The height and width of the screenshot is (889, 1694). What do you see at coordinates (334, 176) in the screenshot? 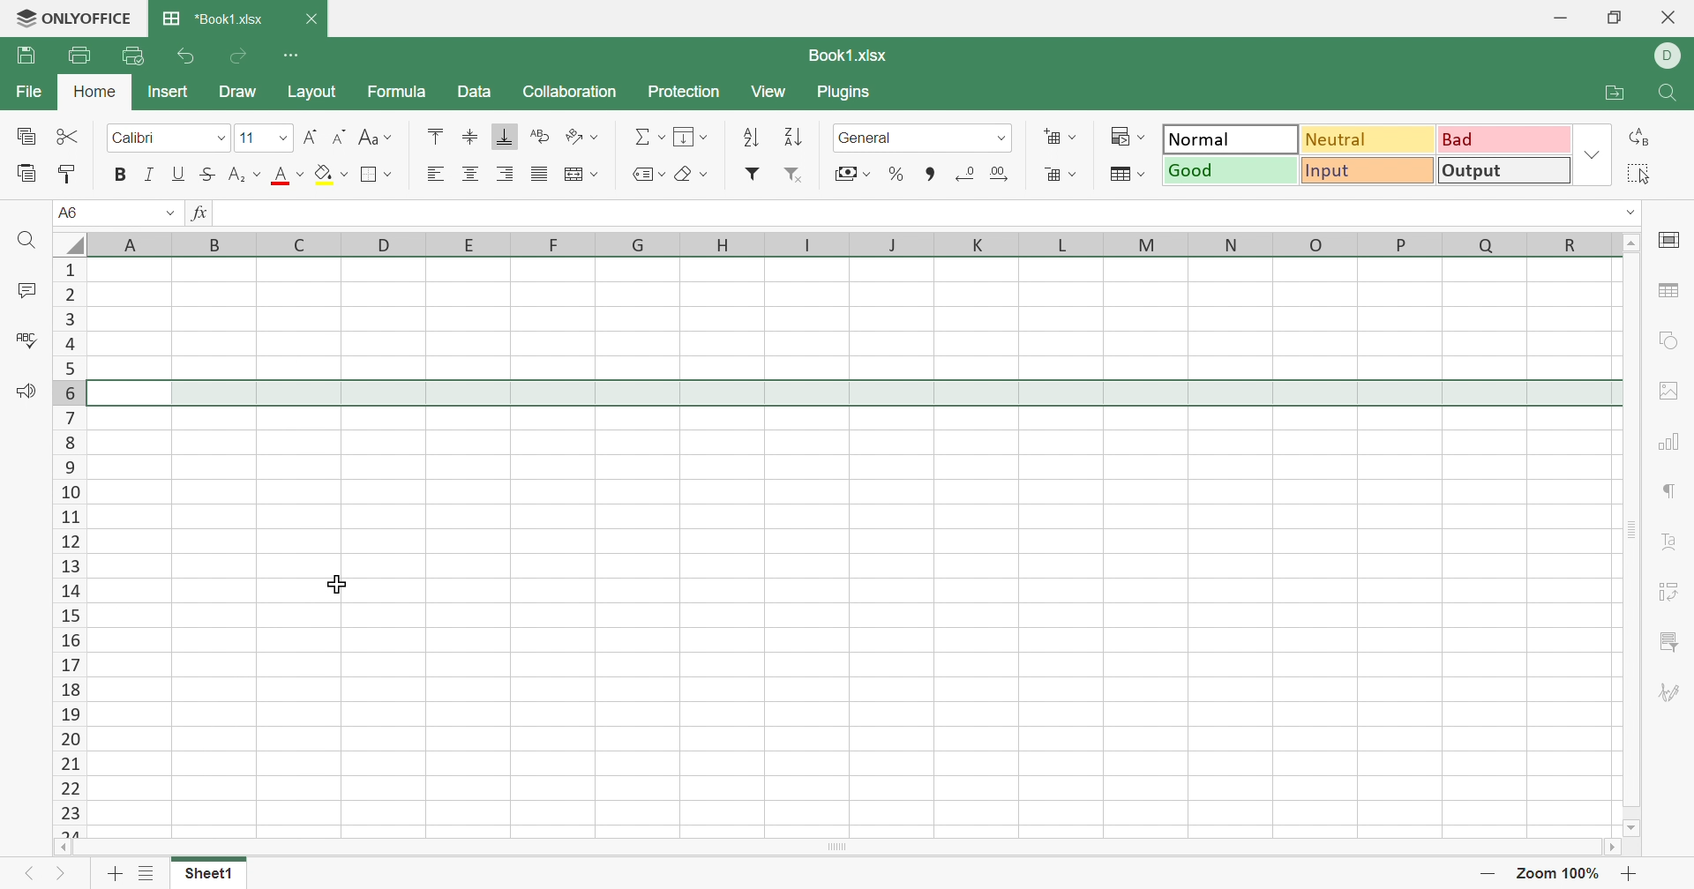
I see `Fill color` at bounding box center [334, 176].